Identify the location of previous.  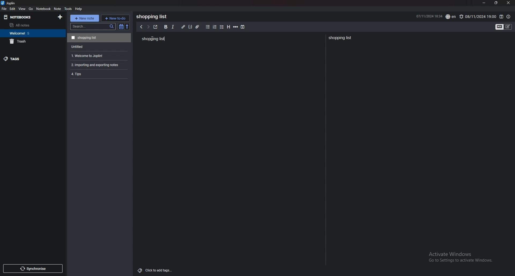
(141, 27).